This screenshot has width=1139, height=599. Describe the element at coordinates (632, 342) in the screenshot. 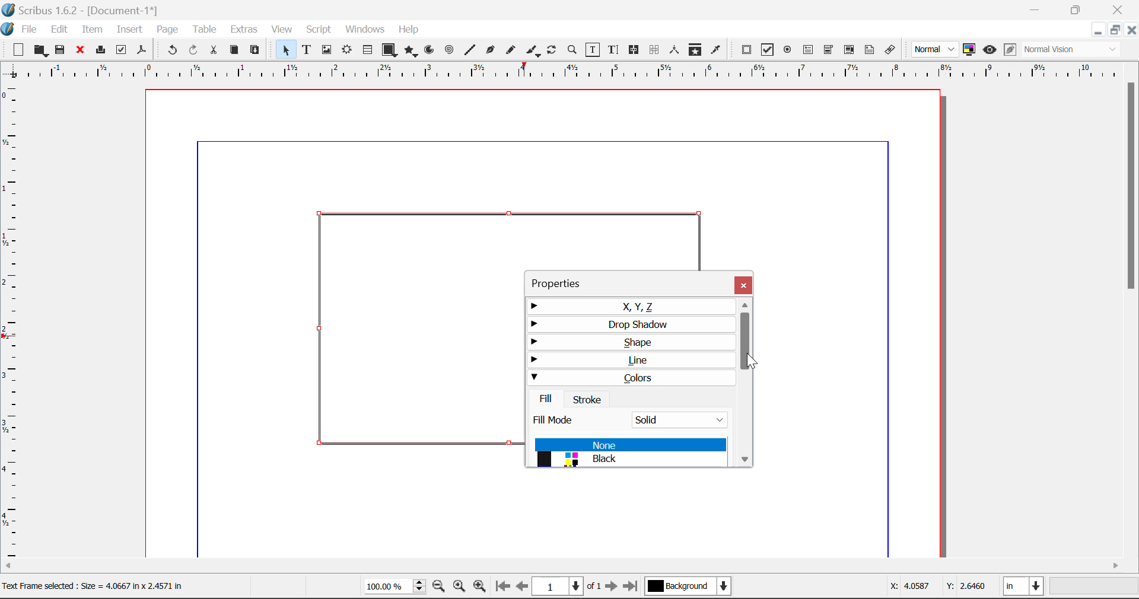

I see `Shape` at that location.